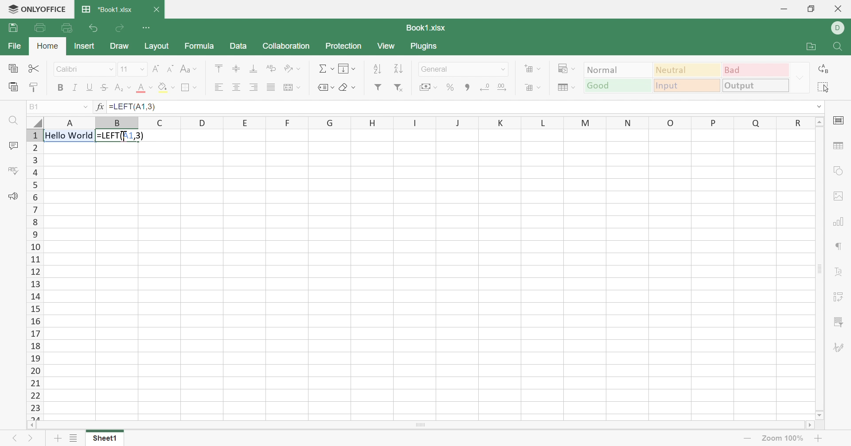  I want to click on Find, so click(840, 47).